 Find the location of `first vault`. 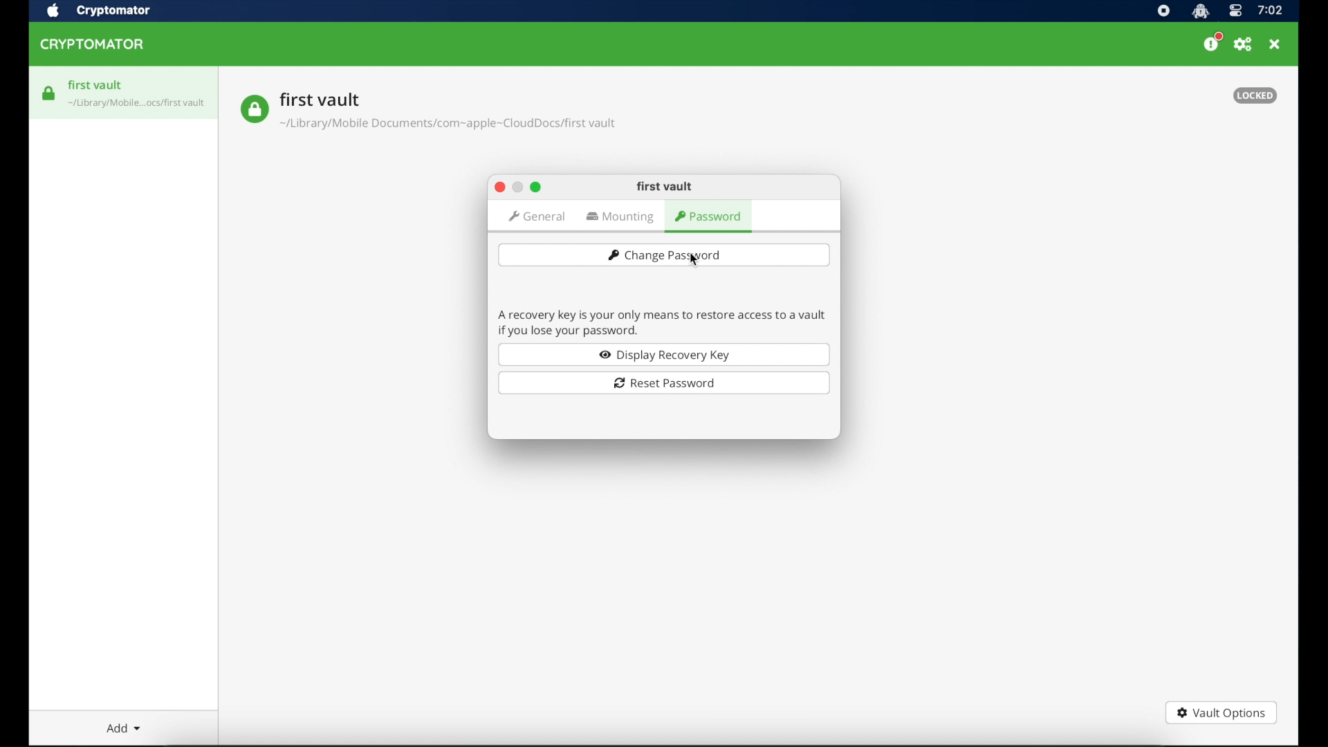

first vault is located at coordinates (665, 187).